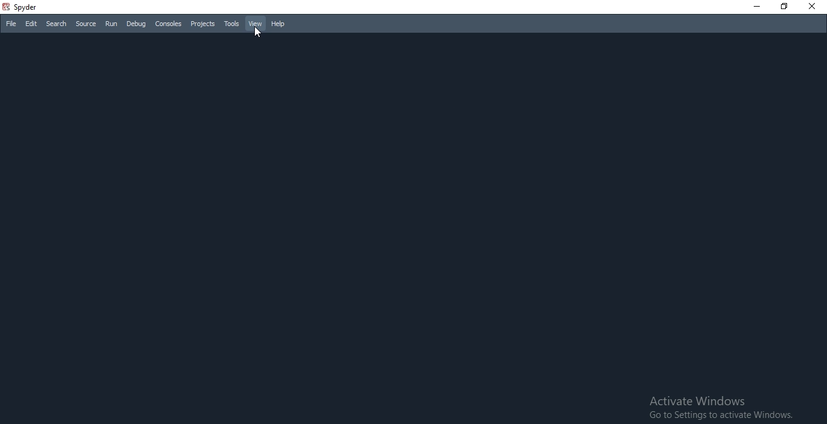  I want to click on Debug, so click(137, 25).